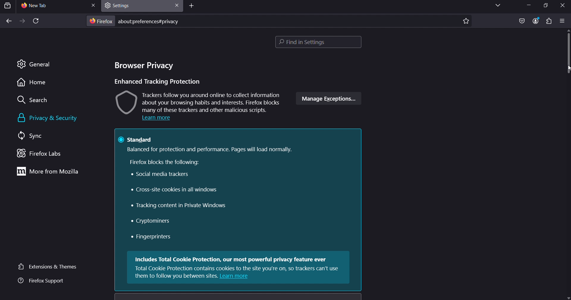  I want to click on Learn more, so click(236, 276).